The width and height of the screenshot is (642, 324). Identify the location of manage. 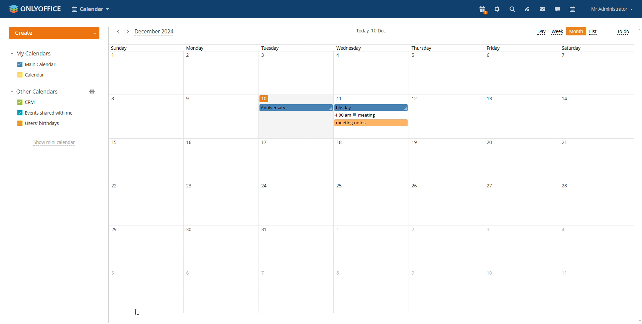
(92, 92).